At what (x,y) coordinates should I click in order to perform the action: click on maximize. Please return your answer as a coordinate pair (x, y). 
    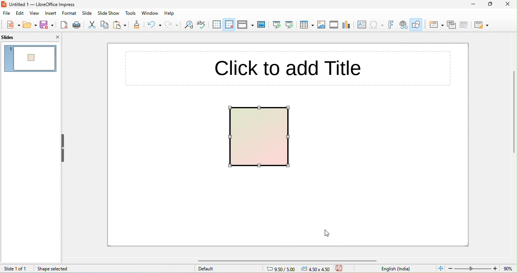
    Looking at the image, I should click on (491, 5).